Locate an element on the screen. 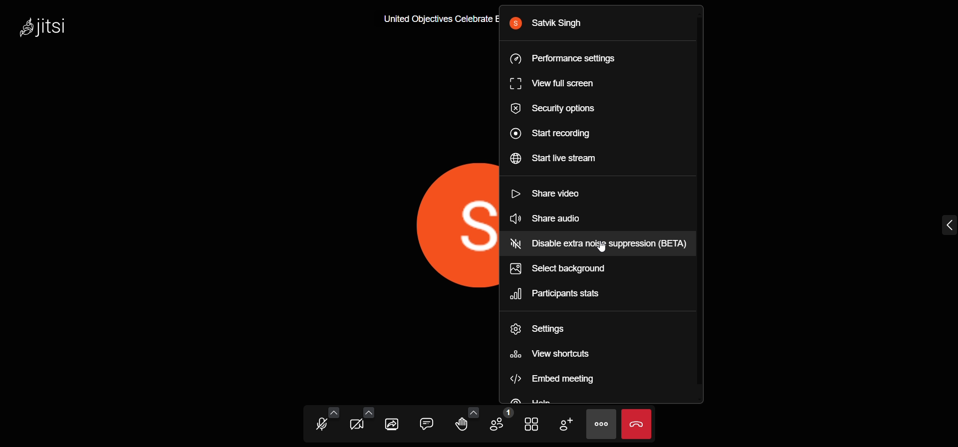 This screenshot has width=958, height=447. share video is located at coordinates (548, 194).